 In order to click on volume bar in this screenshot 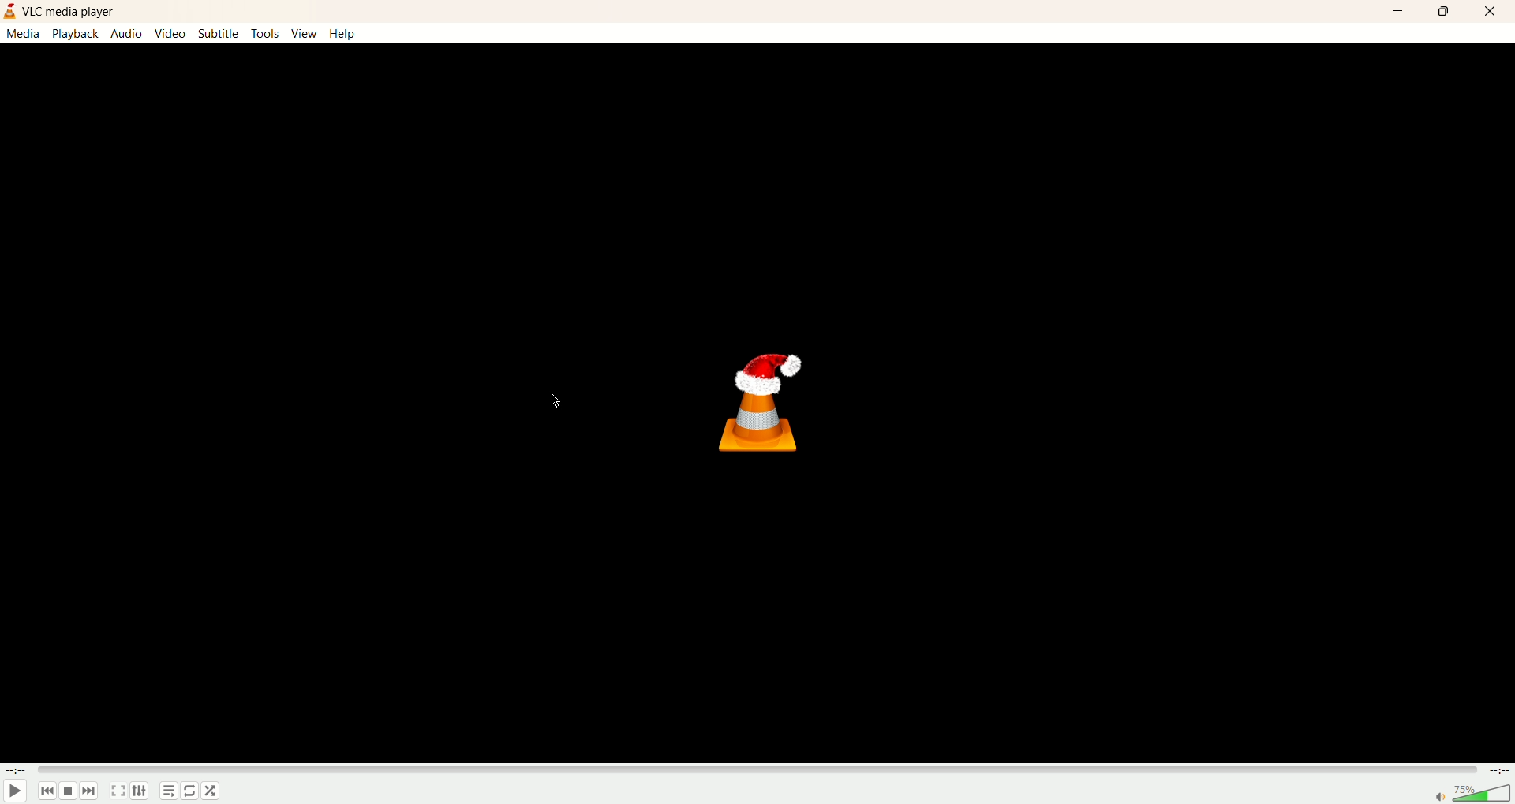, I will do `click(1473, 794)`.